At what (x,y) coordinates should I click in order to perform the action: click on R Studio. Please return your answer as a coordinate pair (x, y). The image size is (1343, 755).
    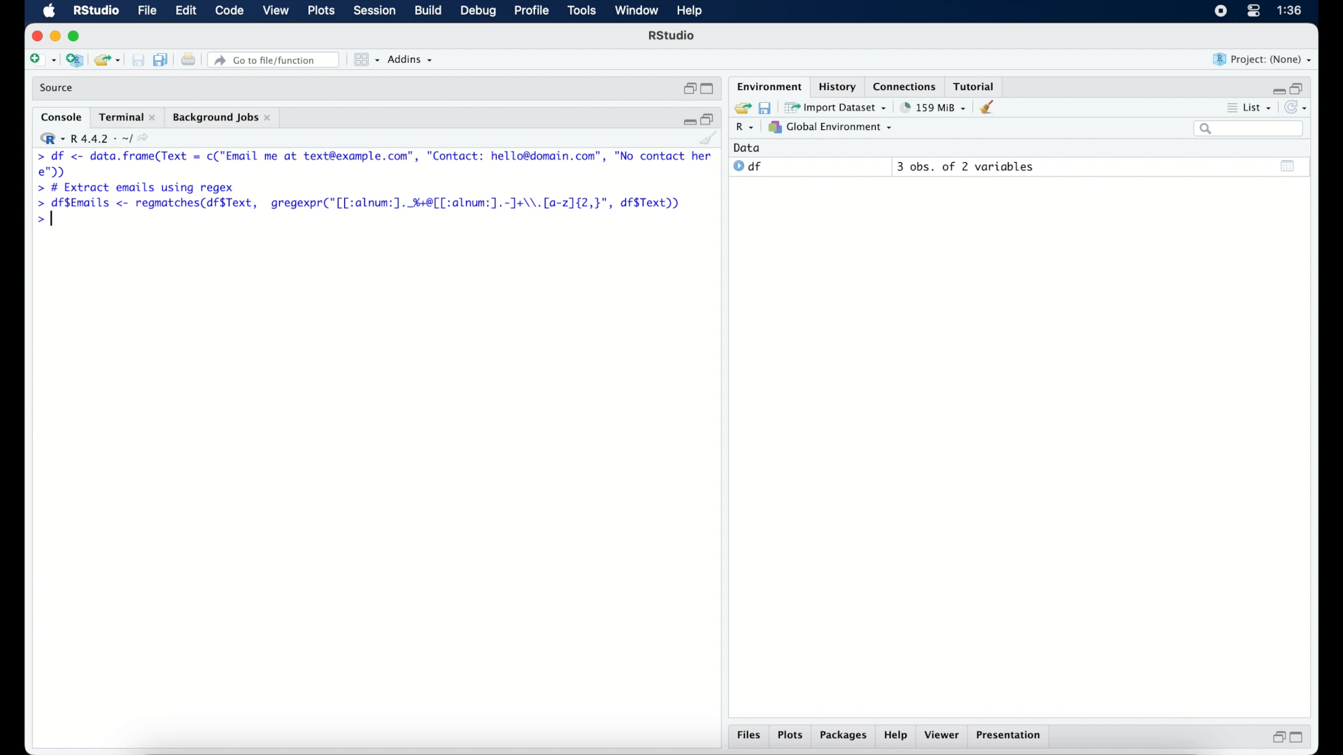
    Looking at the image, I should click on (673, 37).